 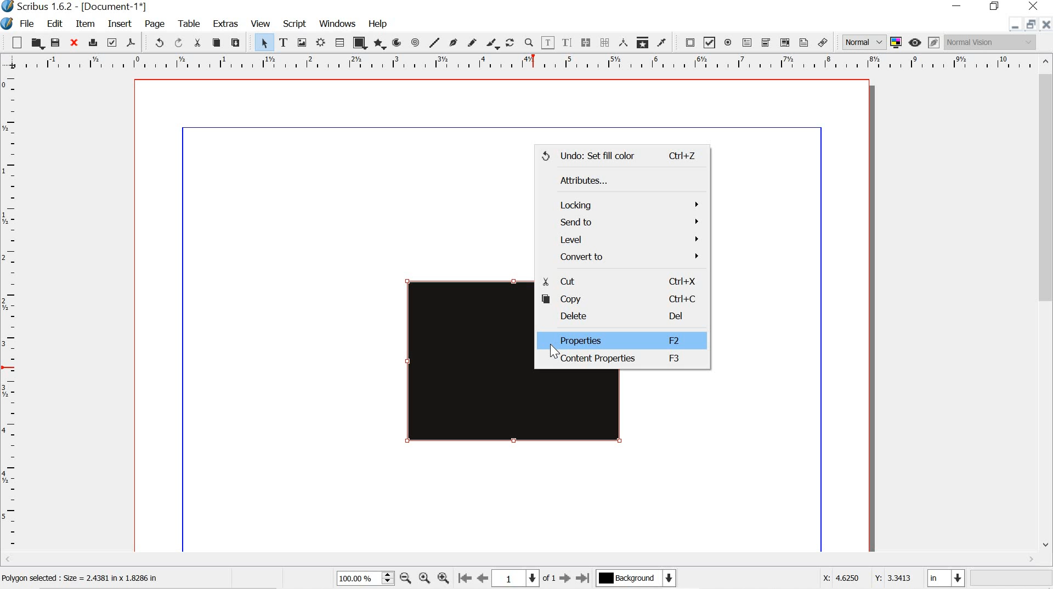 What do you see at coordinates (618, 281) in the screenshot?
I see `cut` at bounding box center [618, 281].